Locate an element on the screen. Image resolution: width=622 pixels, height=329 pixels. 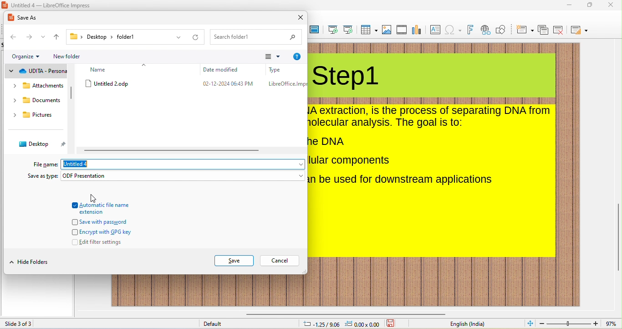
fit to current slide is located at coordinates (528, 324).